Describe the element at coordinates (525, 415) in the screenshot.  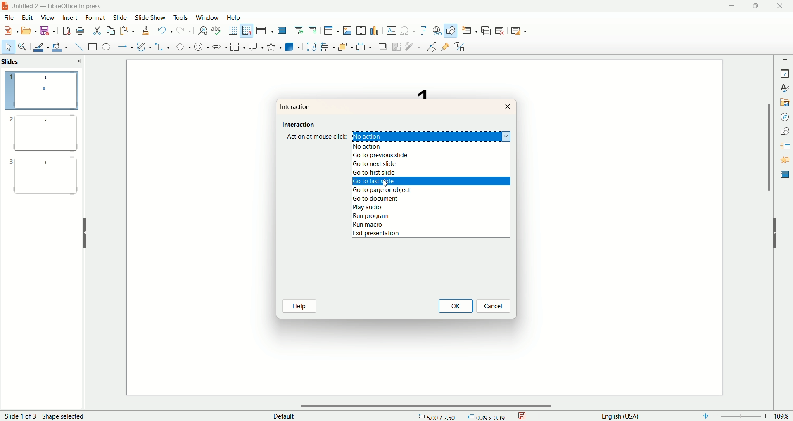
I see `save` at that location.